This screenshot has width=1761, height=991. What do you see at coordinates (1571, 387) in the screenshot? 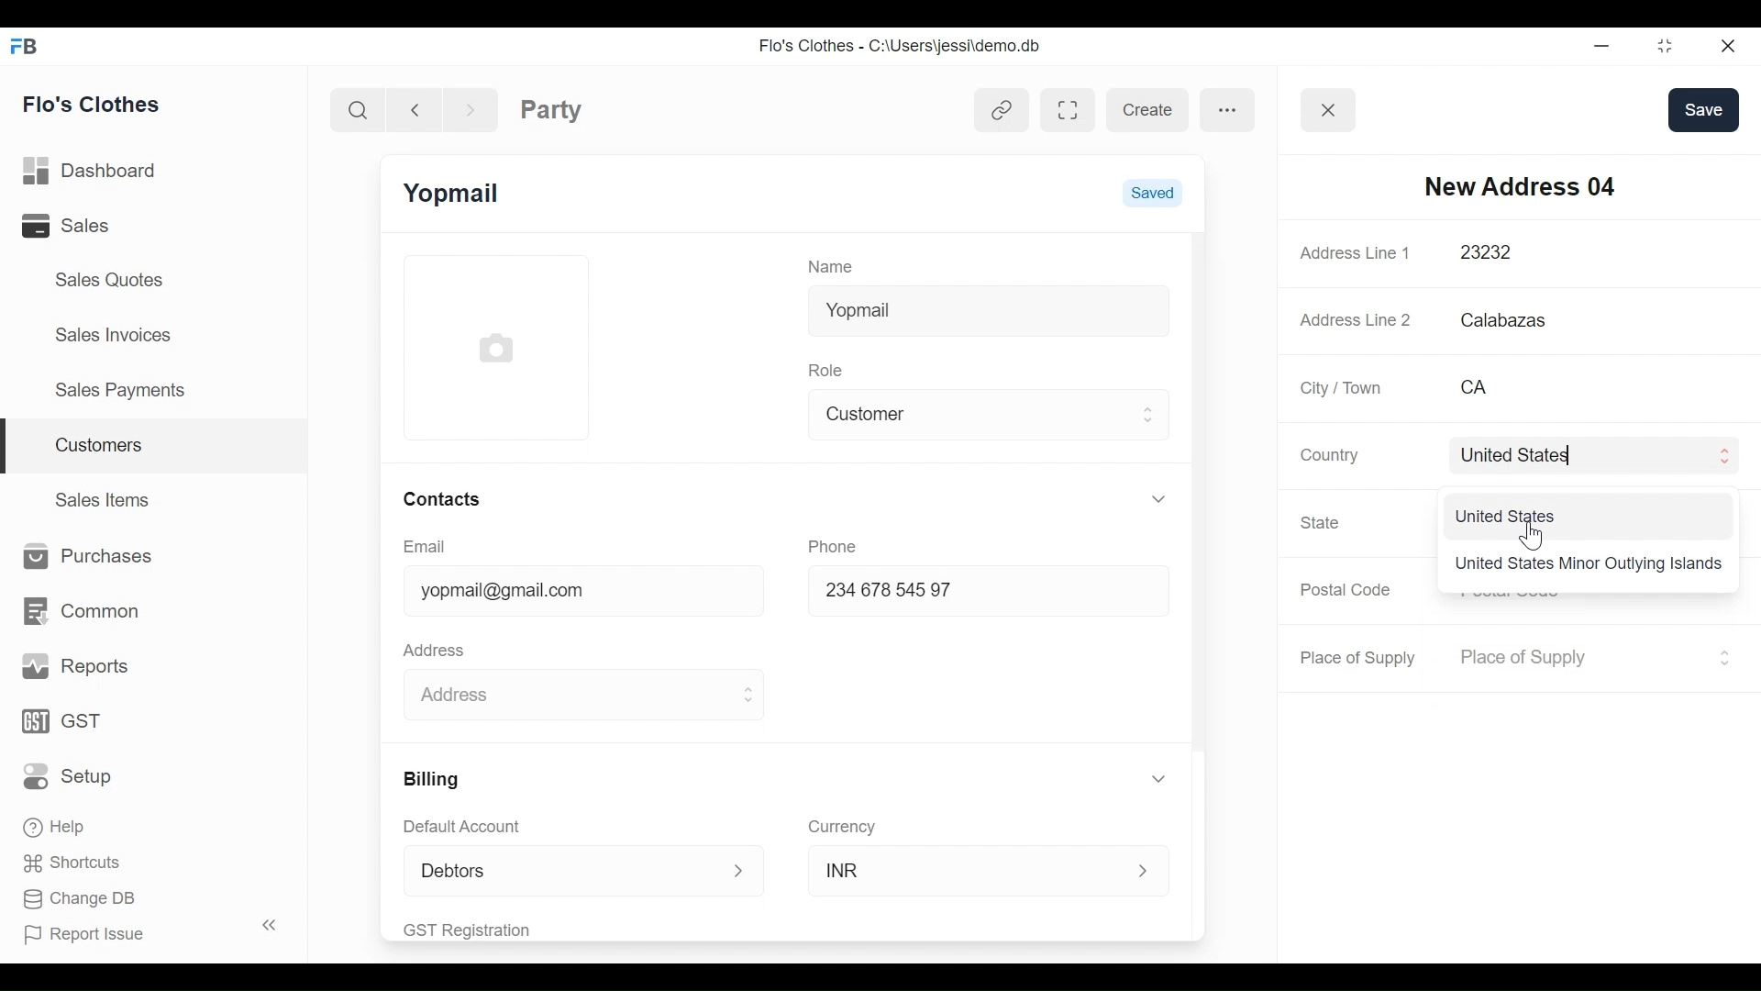
I see `CA` at bounding box center [1571, 387].